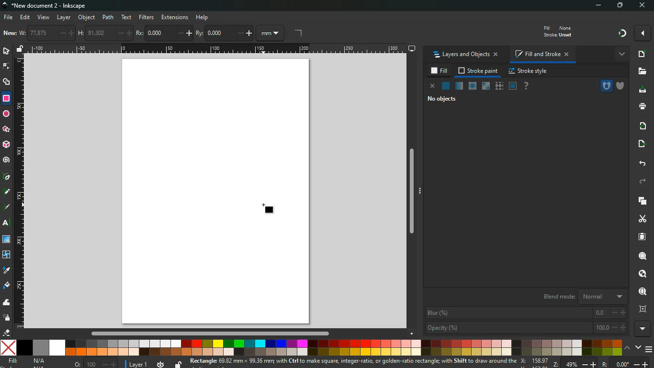 The height and width of the screenshot is (368, 654). I want to click on edit, so click(25, 17).